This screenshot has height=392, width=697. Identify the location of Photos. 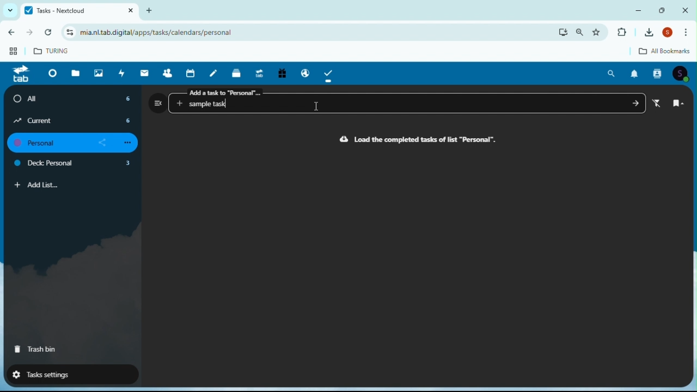
(99, 72).